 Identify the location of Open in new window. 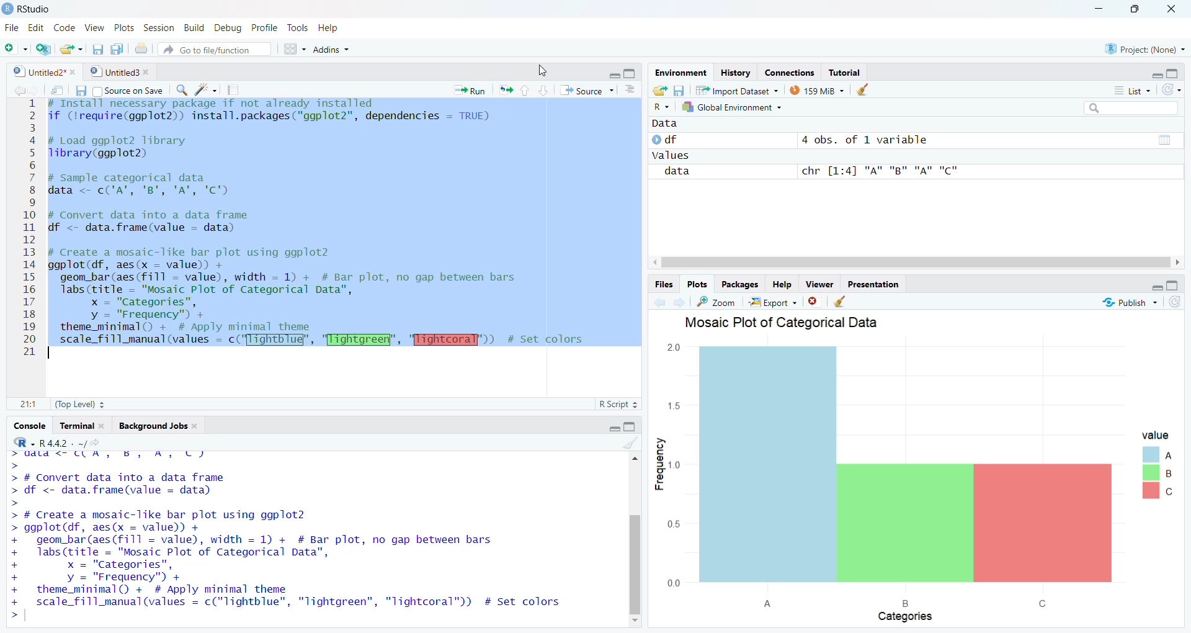
(58, 90).